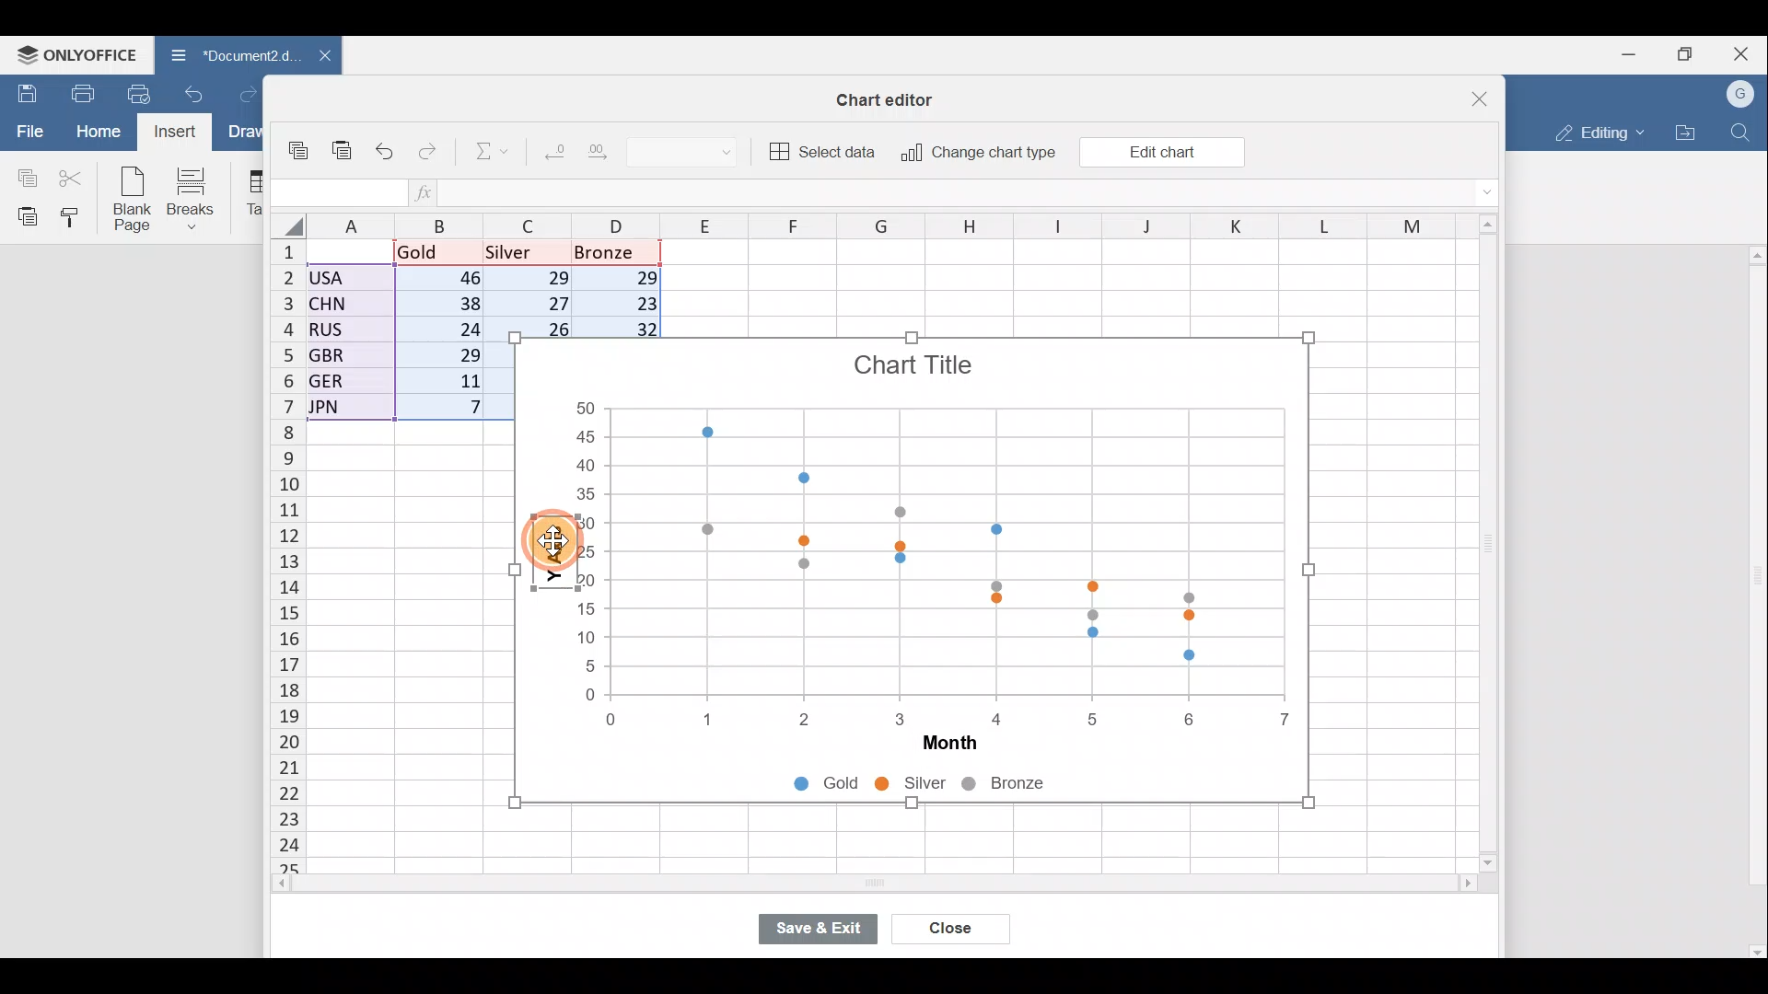  What do you see at coordinates (300, 144) in the screenshot?
I see `Copy` at bounding box center [300, 144].